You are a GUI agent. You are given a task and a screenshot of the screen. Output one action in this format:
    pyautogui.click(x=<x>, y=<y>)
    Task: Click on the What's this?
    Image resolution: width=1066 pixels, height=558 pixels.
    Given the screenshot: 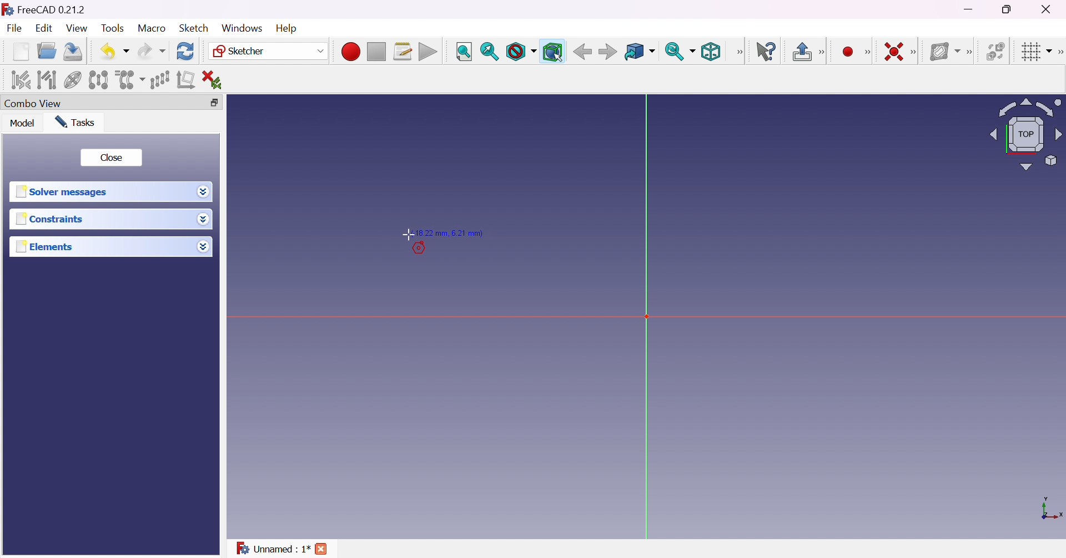 What is the action you would take?
    pyautogui.click(x=766, y=51)
    